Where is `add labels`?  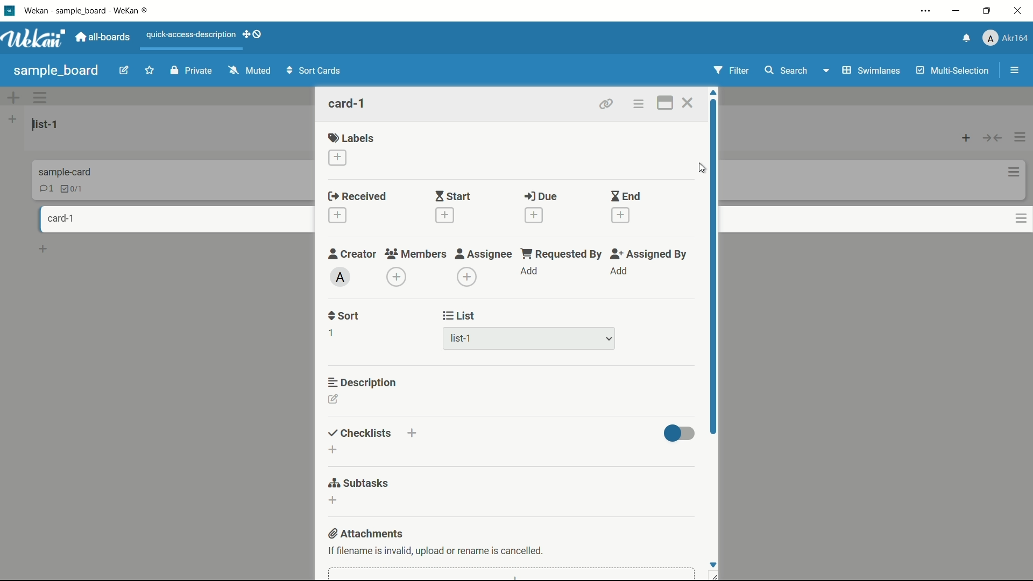
add labels is located at coordinates (334, 161).